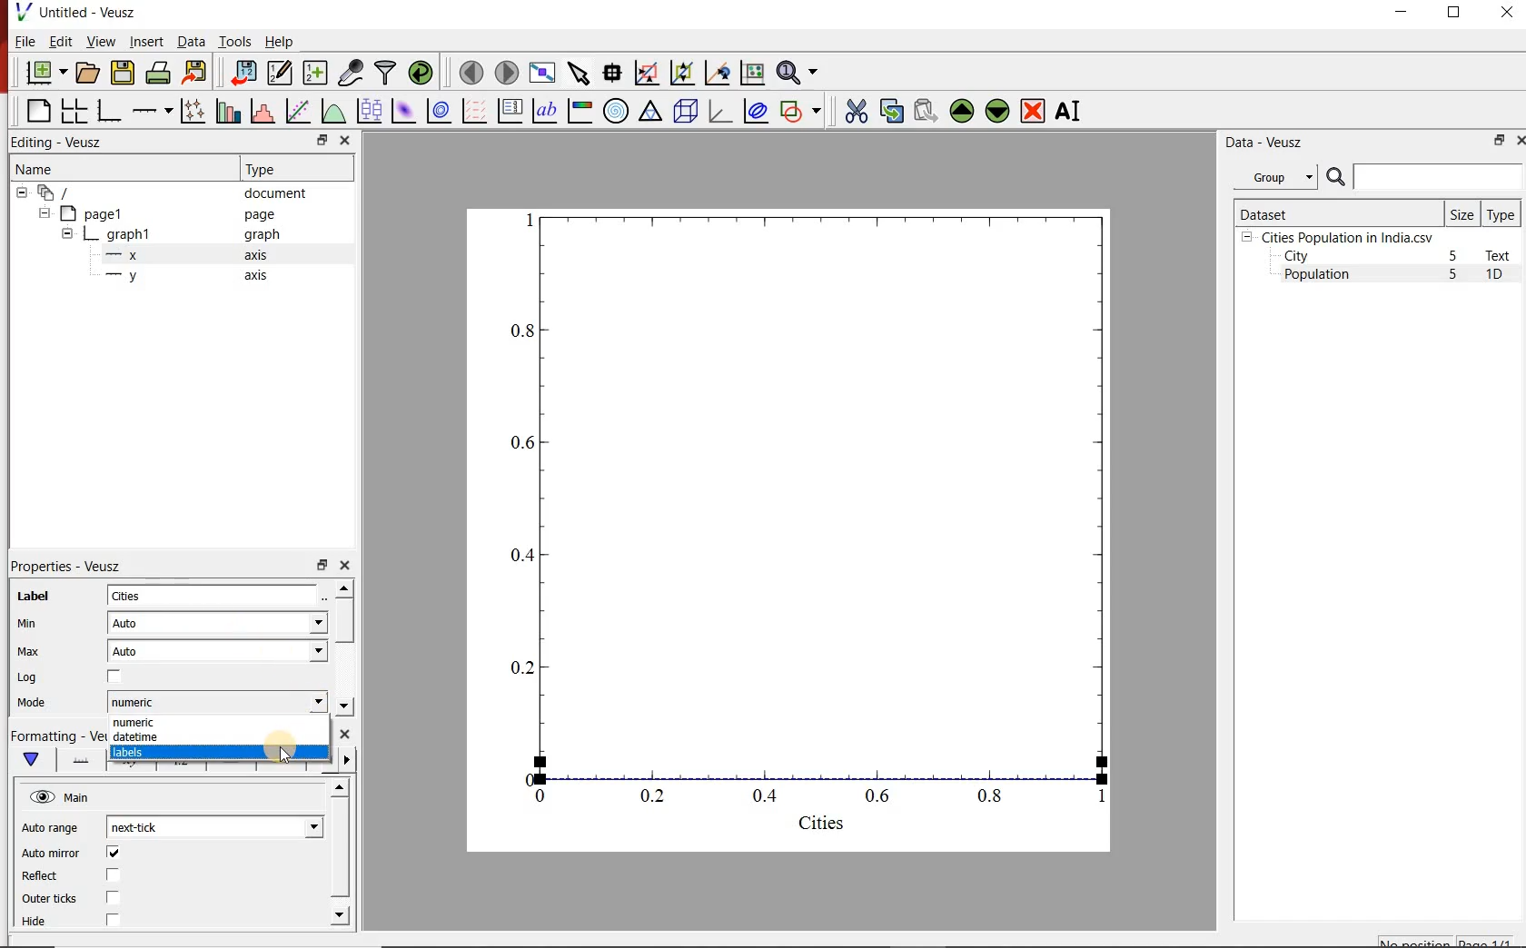 This screenshot has height=948, width=1526. What do you see at coordinates (645, 72) in the screenshot?
I see `click or draw a rectangle to zoom graph indexes` at bounding box center [645, 72].